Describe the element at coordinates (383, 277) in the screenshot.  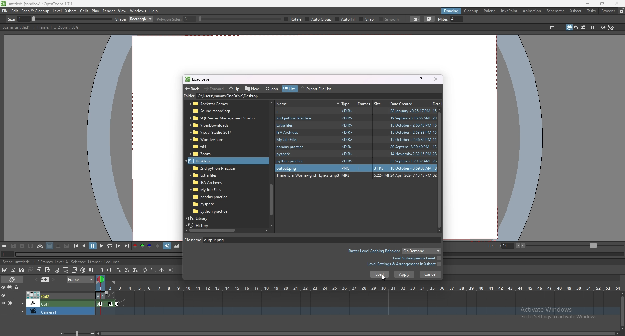
I see `cursor` at that location.